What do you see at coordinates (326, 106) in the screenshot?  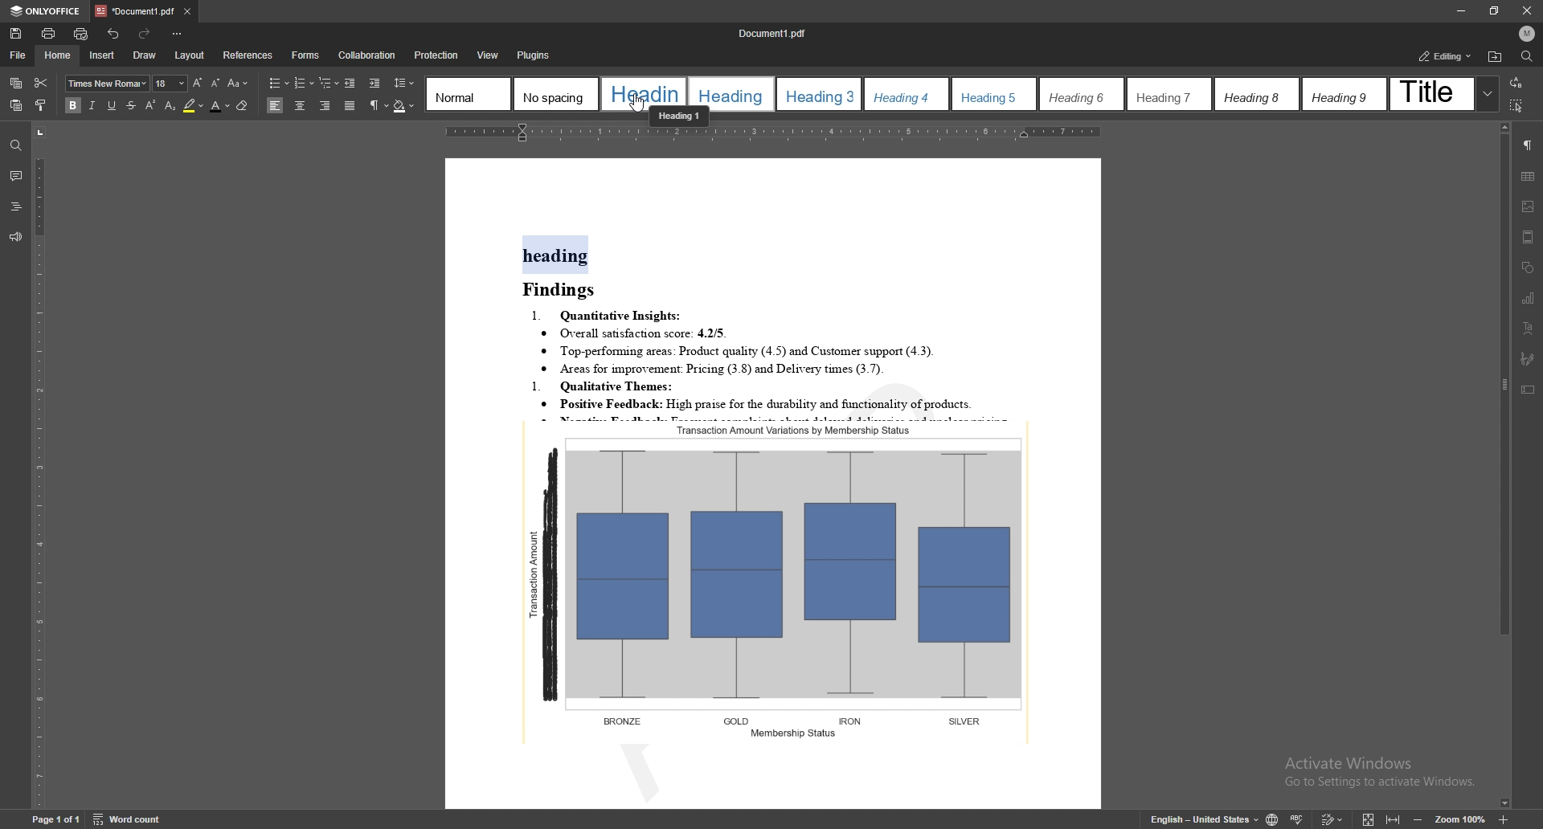 I see `align right` at bounding box center [326, 106].